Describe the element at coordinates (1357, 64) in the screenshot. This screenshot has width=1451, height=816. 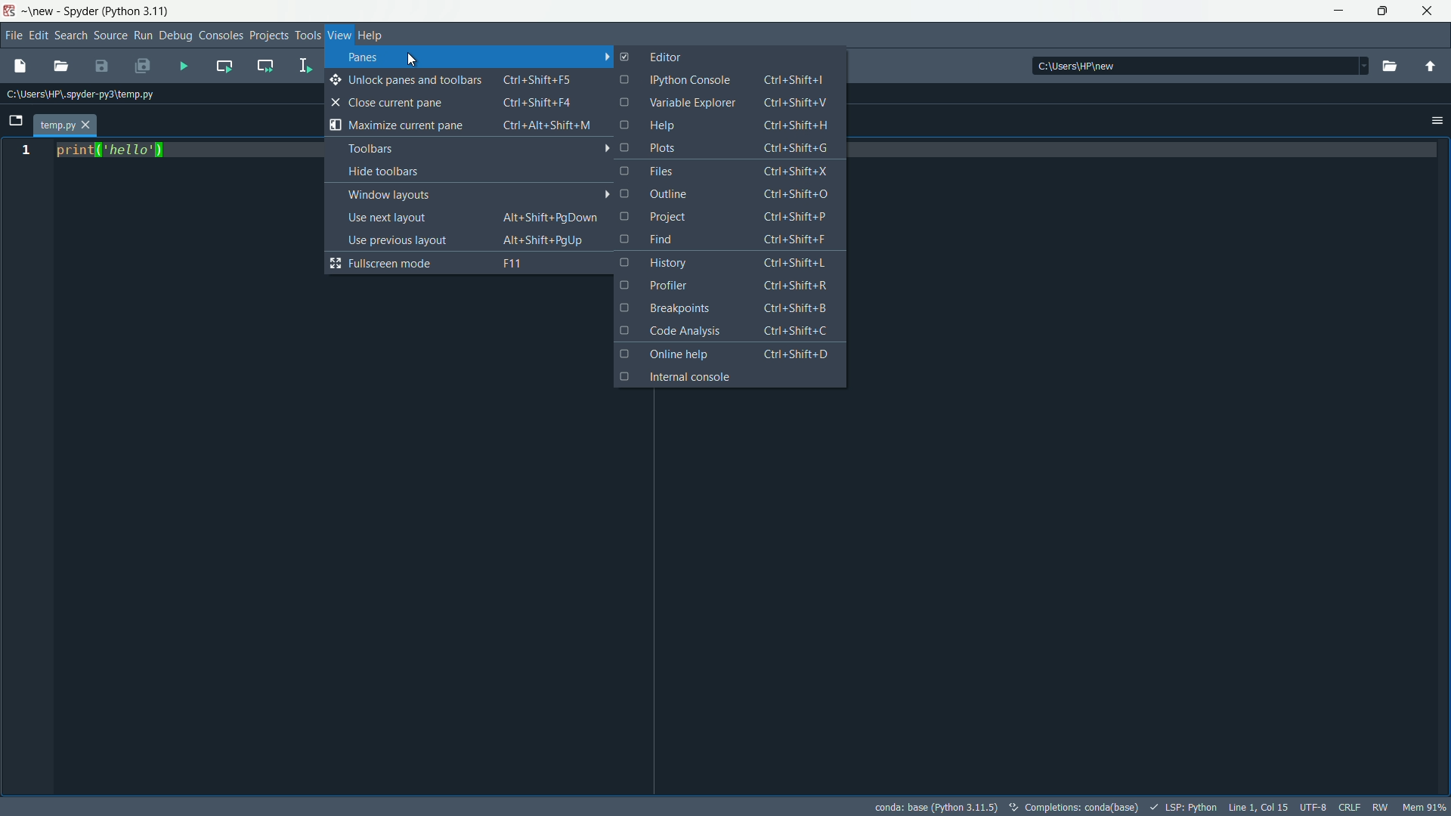
I see `dropdown` at that location.